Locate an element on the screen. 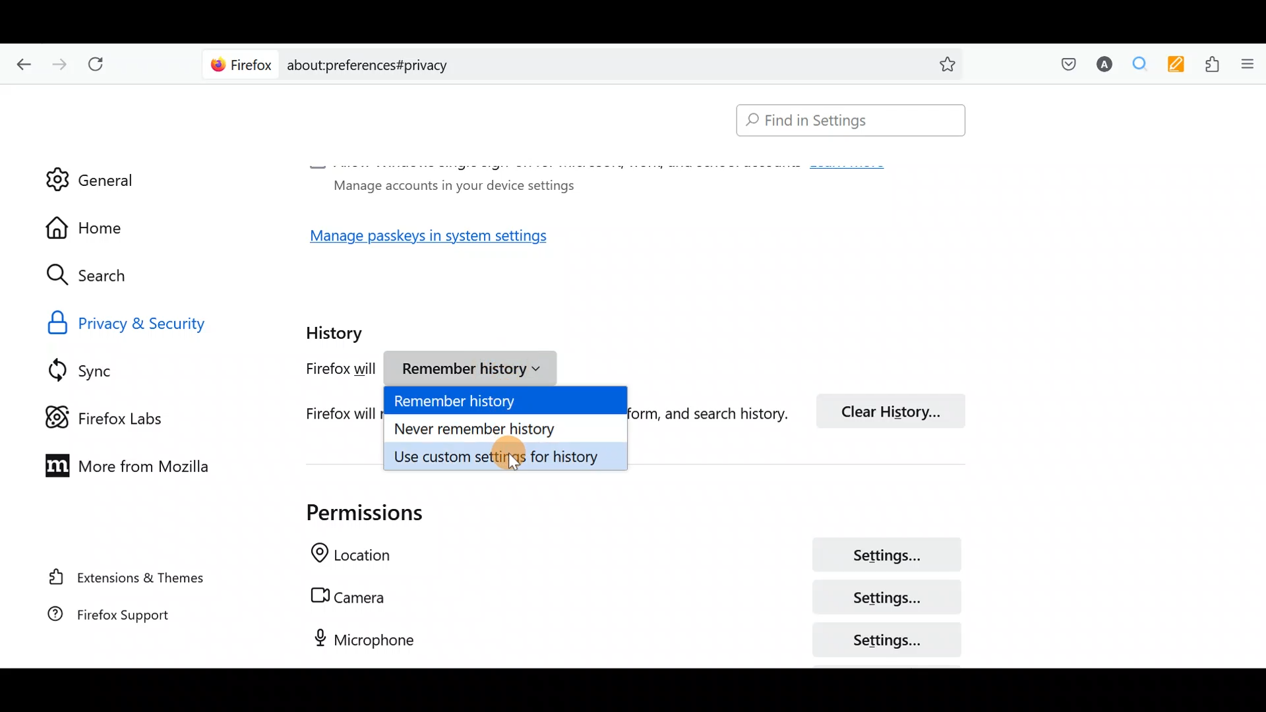 This screenshot has width=1266, height=712. Save to pocket is located at coordinates (1063, 63).